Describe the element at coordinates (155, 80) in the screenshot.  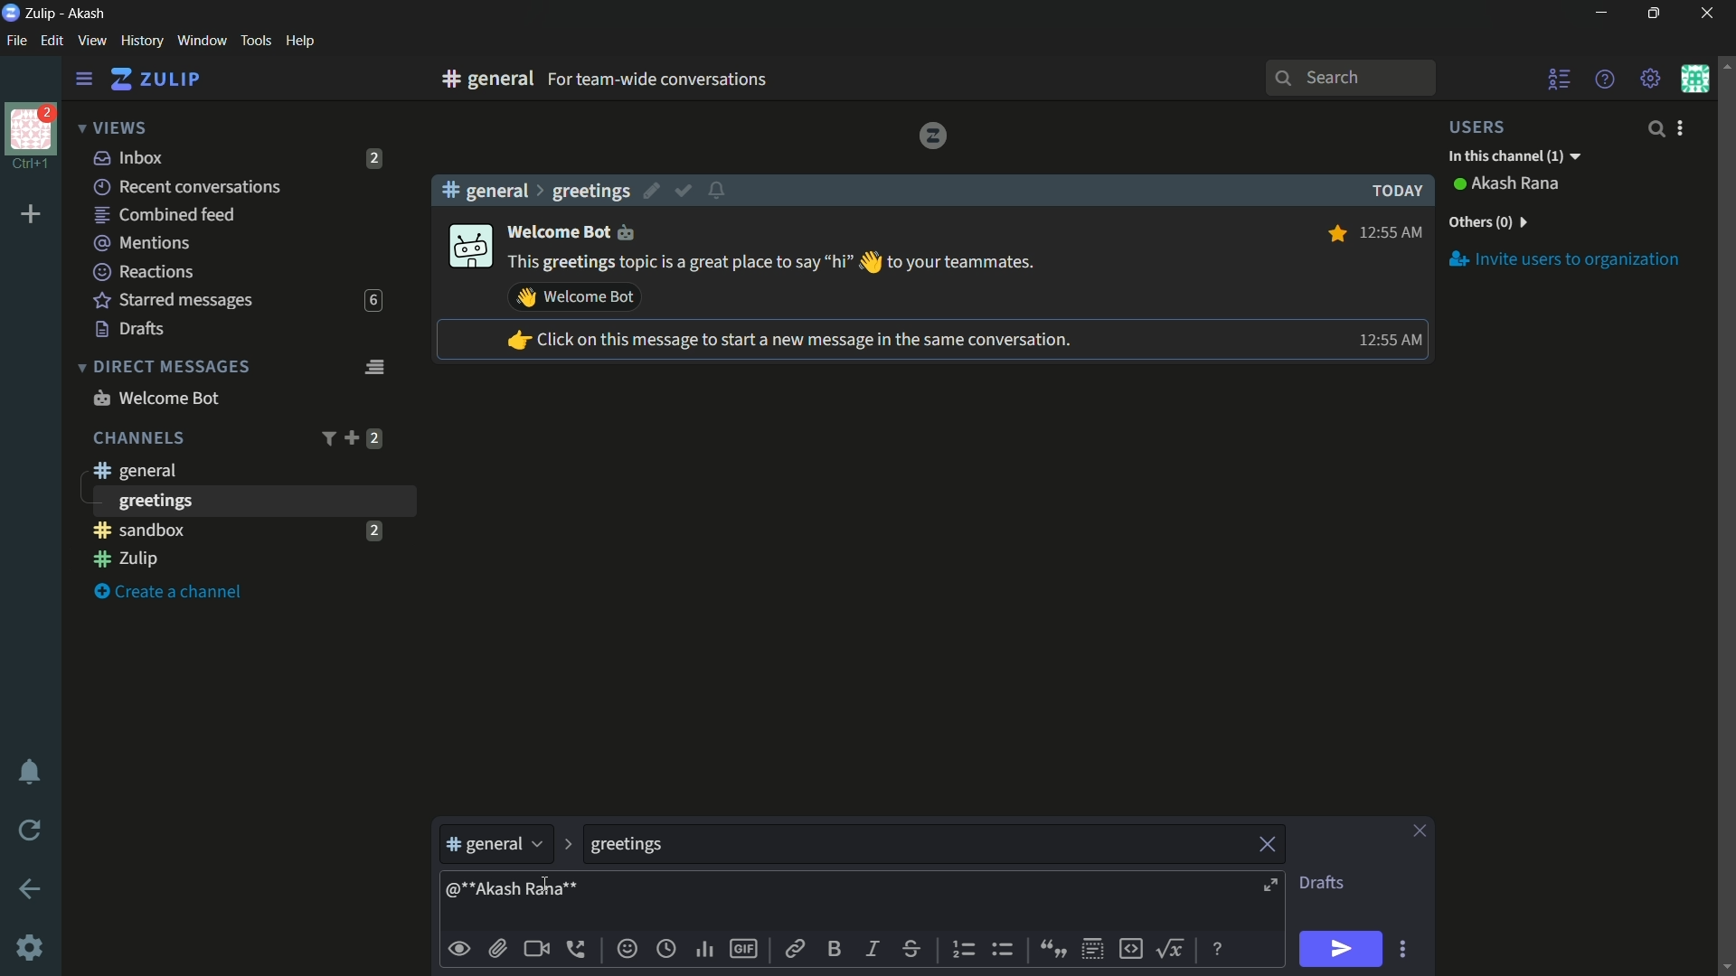
I see `zulip` at that location.